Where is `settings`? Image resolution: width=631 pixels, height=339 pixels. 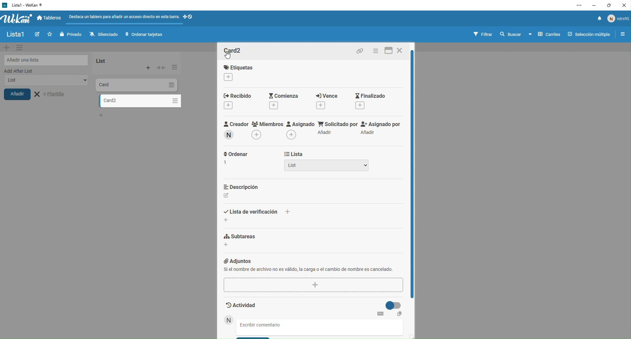 settings is located at coordinates (576, 6).